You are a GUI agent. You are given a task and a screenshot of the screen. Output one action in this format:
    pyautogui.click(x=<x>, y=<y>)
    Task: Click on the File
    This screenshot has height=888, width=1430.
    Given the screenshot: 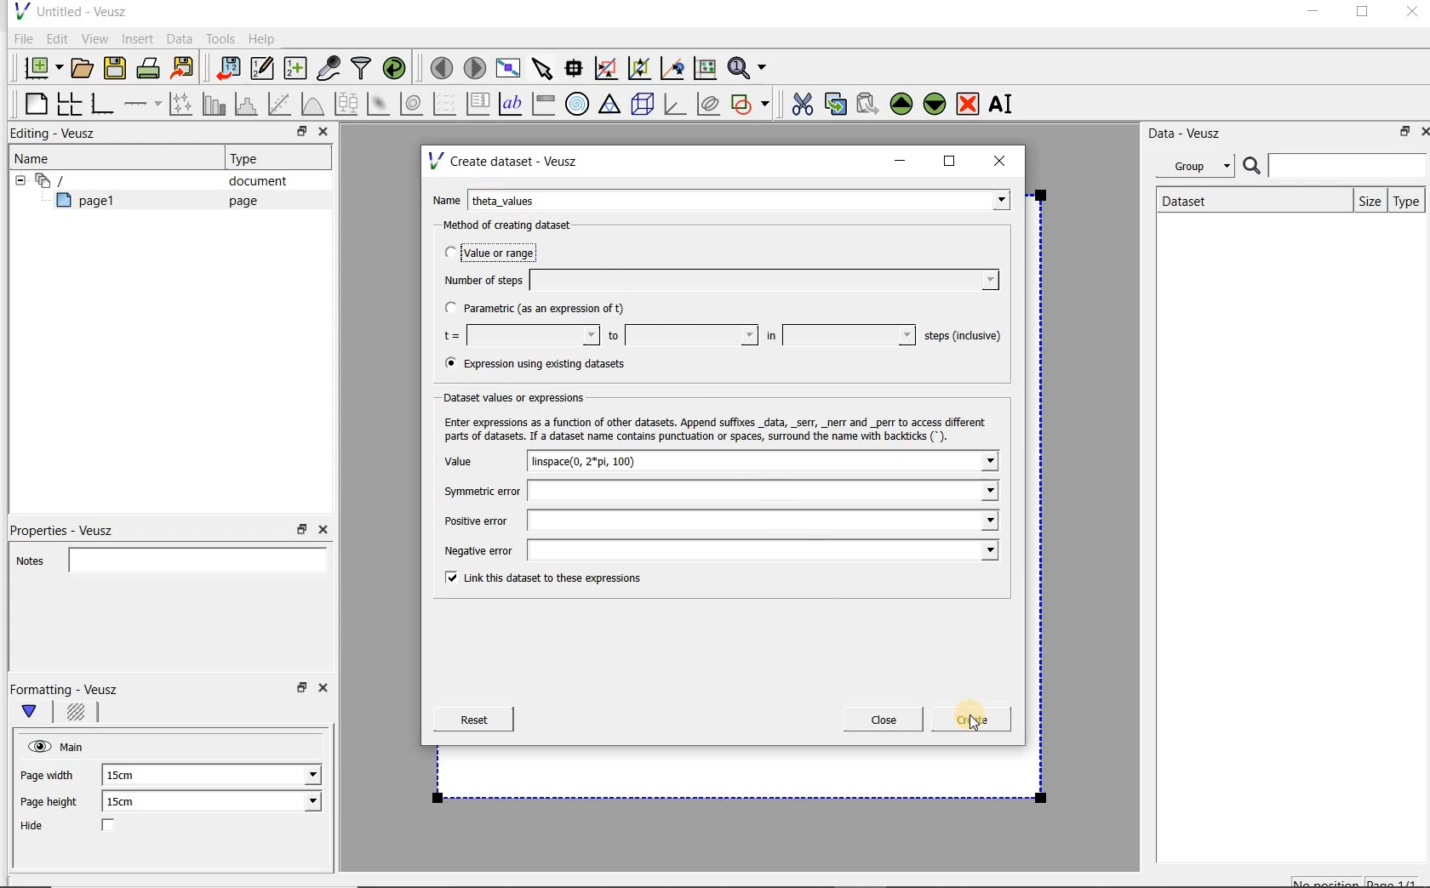 What is the action you would take?
    pyautogui.click(x=20, y=39)
    